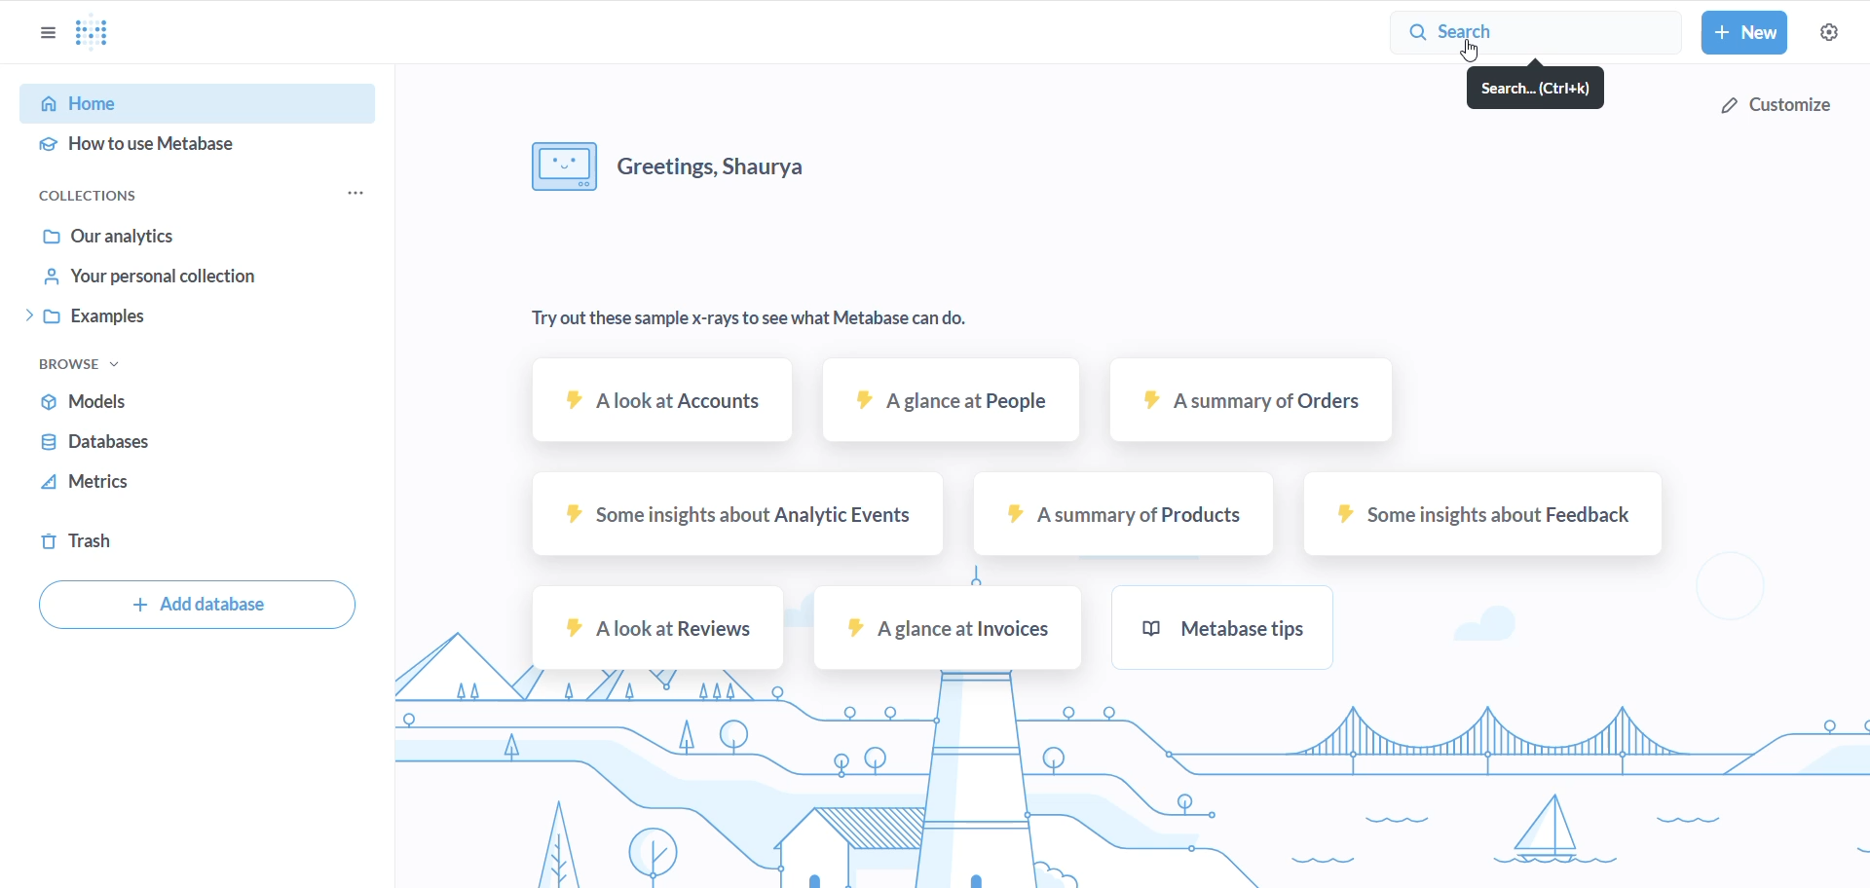  Describe the element at coordinates (101, 197) in the screenshot. I see `COLLECTION OPTIONS` at that location.